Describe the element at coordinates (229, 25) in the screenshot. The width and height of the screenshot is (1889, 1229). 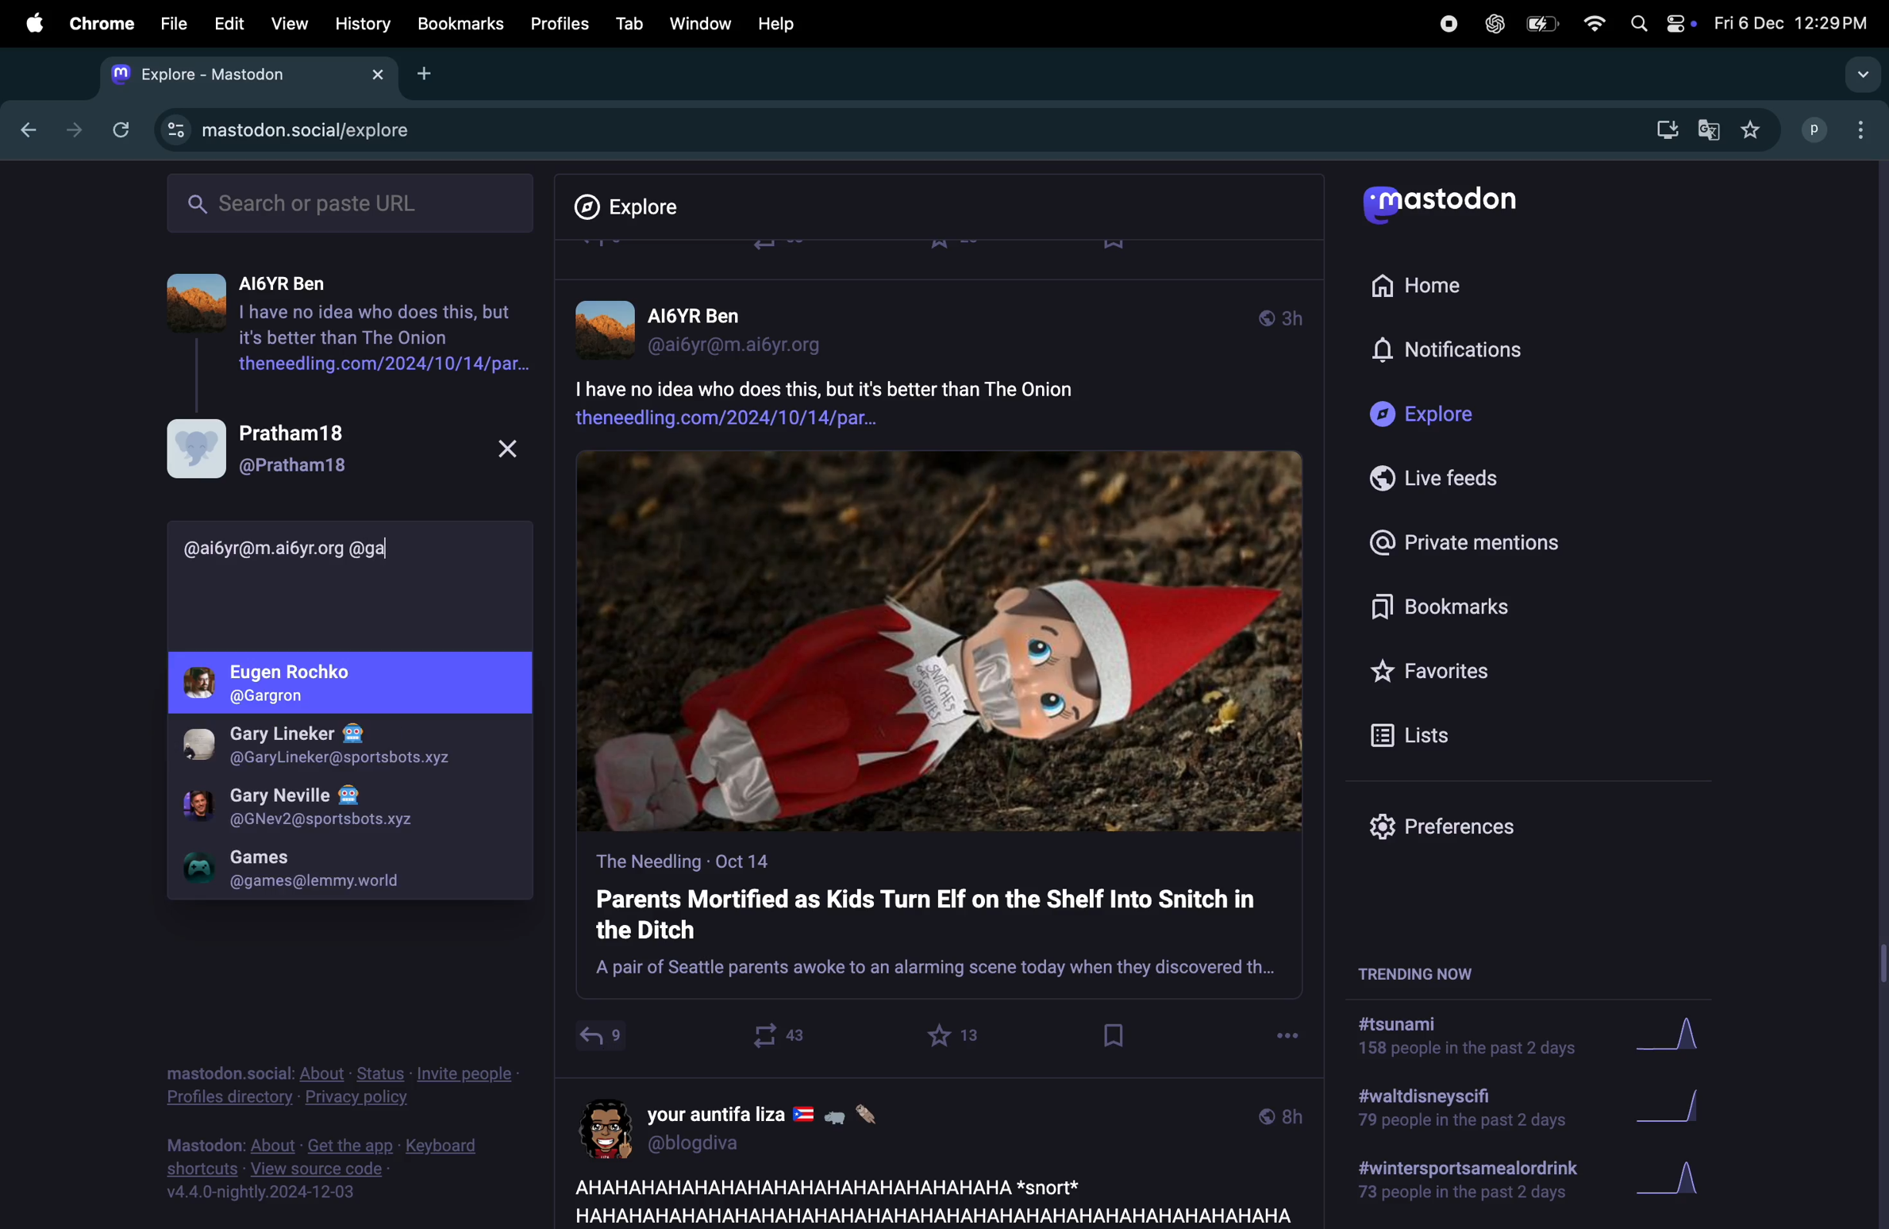
I see `edit` at that location.